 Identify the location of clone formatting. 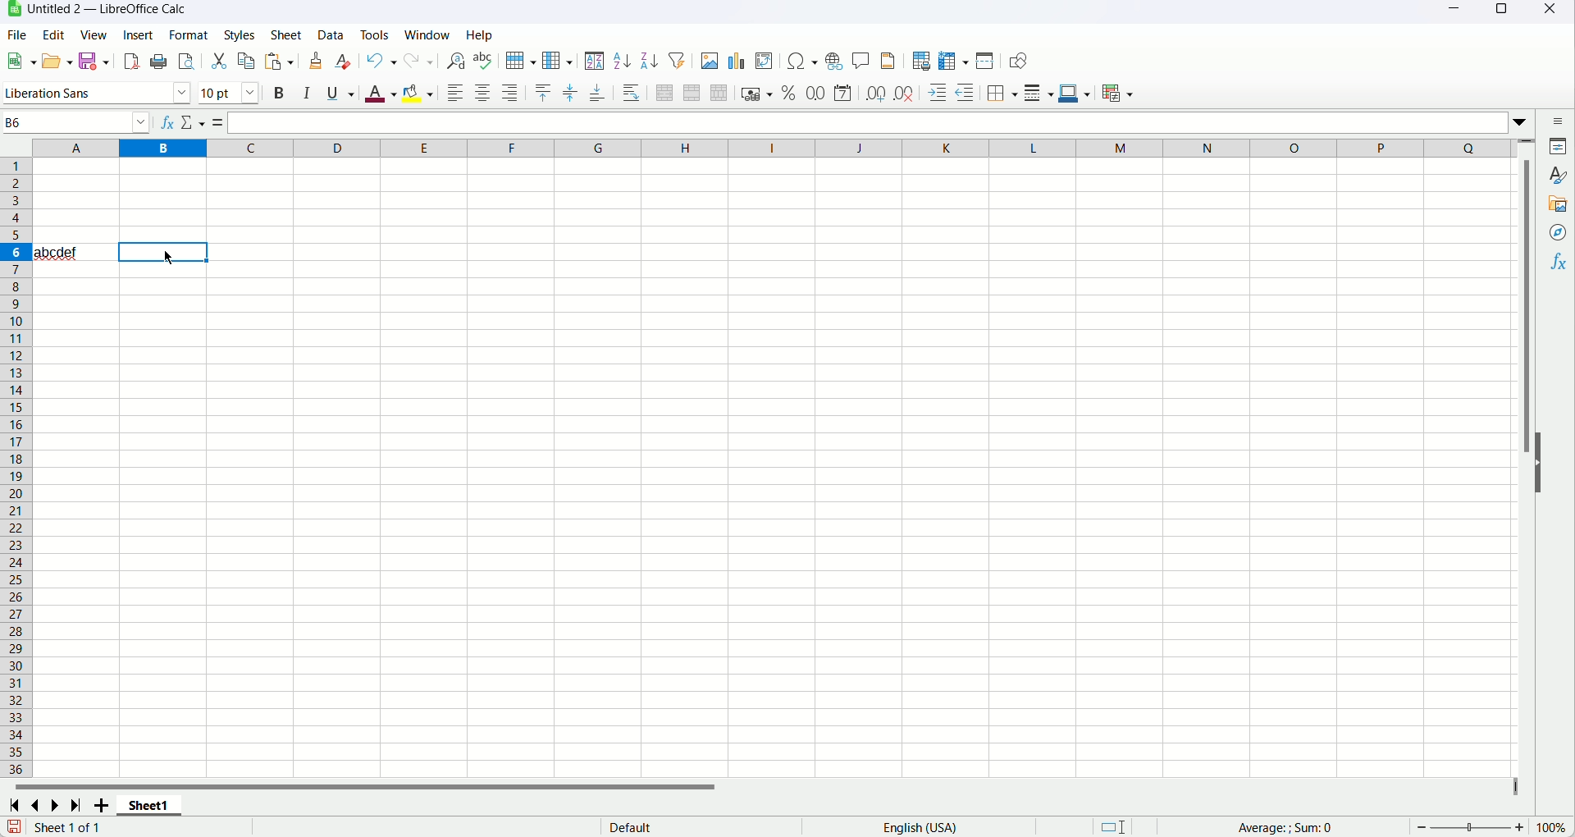
(316, 61).